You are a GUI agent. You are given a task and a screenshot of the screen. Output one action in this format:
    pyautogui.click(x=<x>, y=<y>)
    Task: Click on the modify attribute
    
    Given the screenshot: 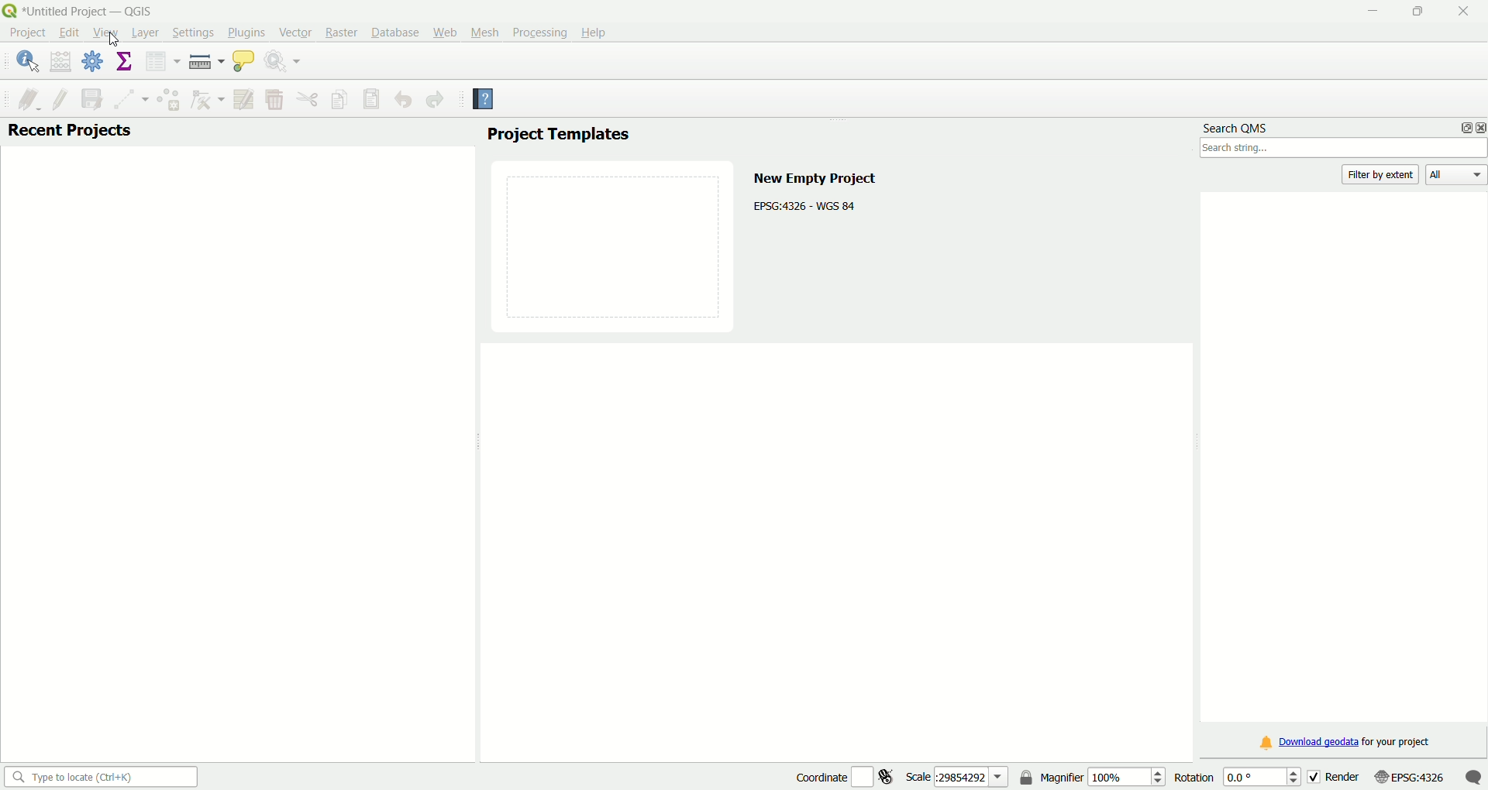 What is the action you would take?
    pyautogui.click(x=243, y=99)
    